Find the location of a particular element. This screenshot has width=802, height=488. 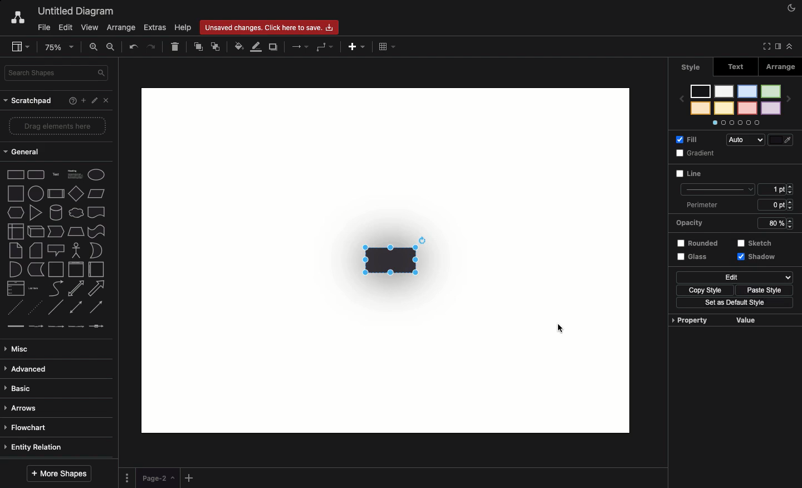

Night mode is located at coordinates (790, 7).